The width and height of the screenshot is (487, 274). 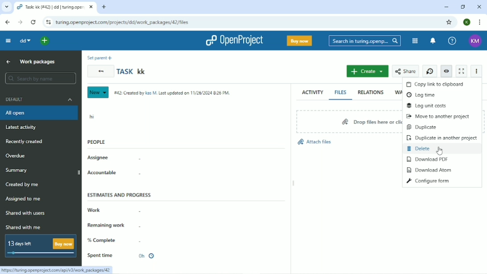 I want to click on Relations, so click(x=371, y=92).